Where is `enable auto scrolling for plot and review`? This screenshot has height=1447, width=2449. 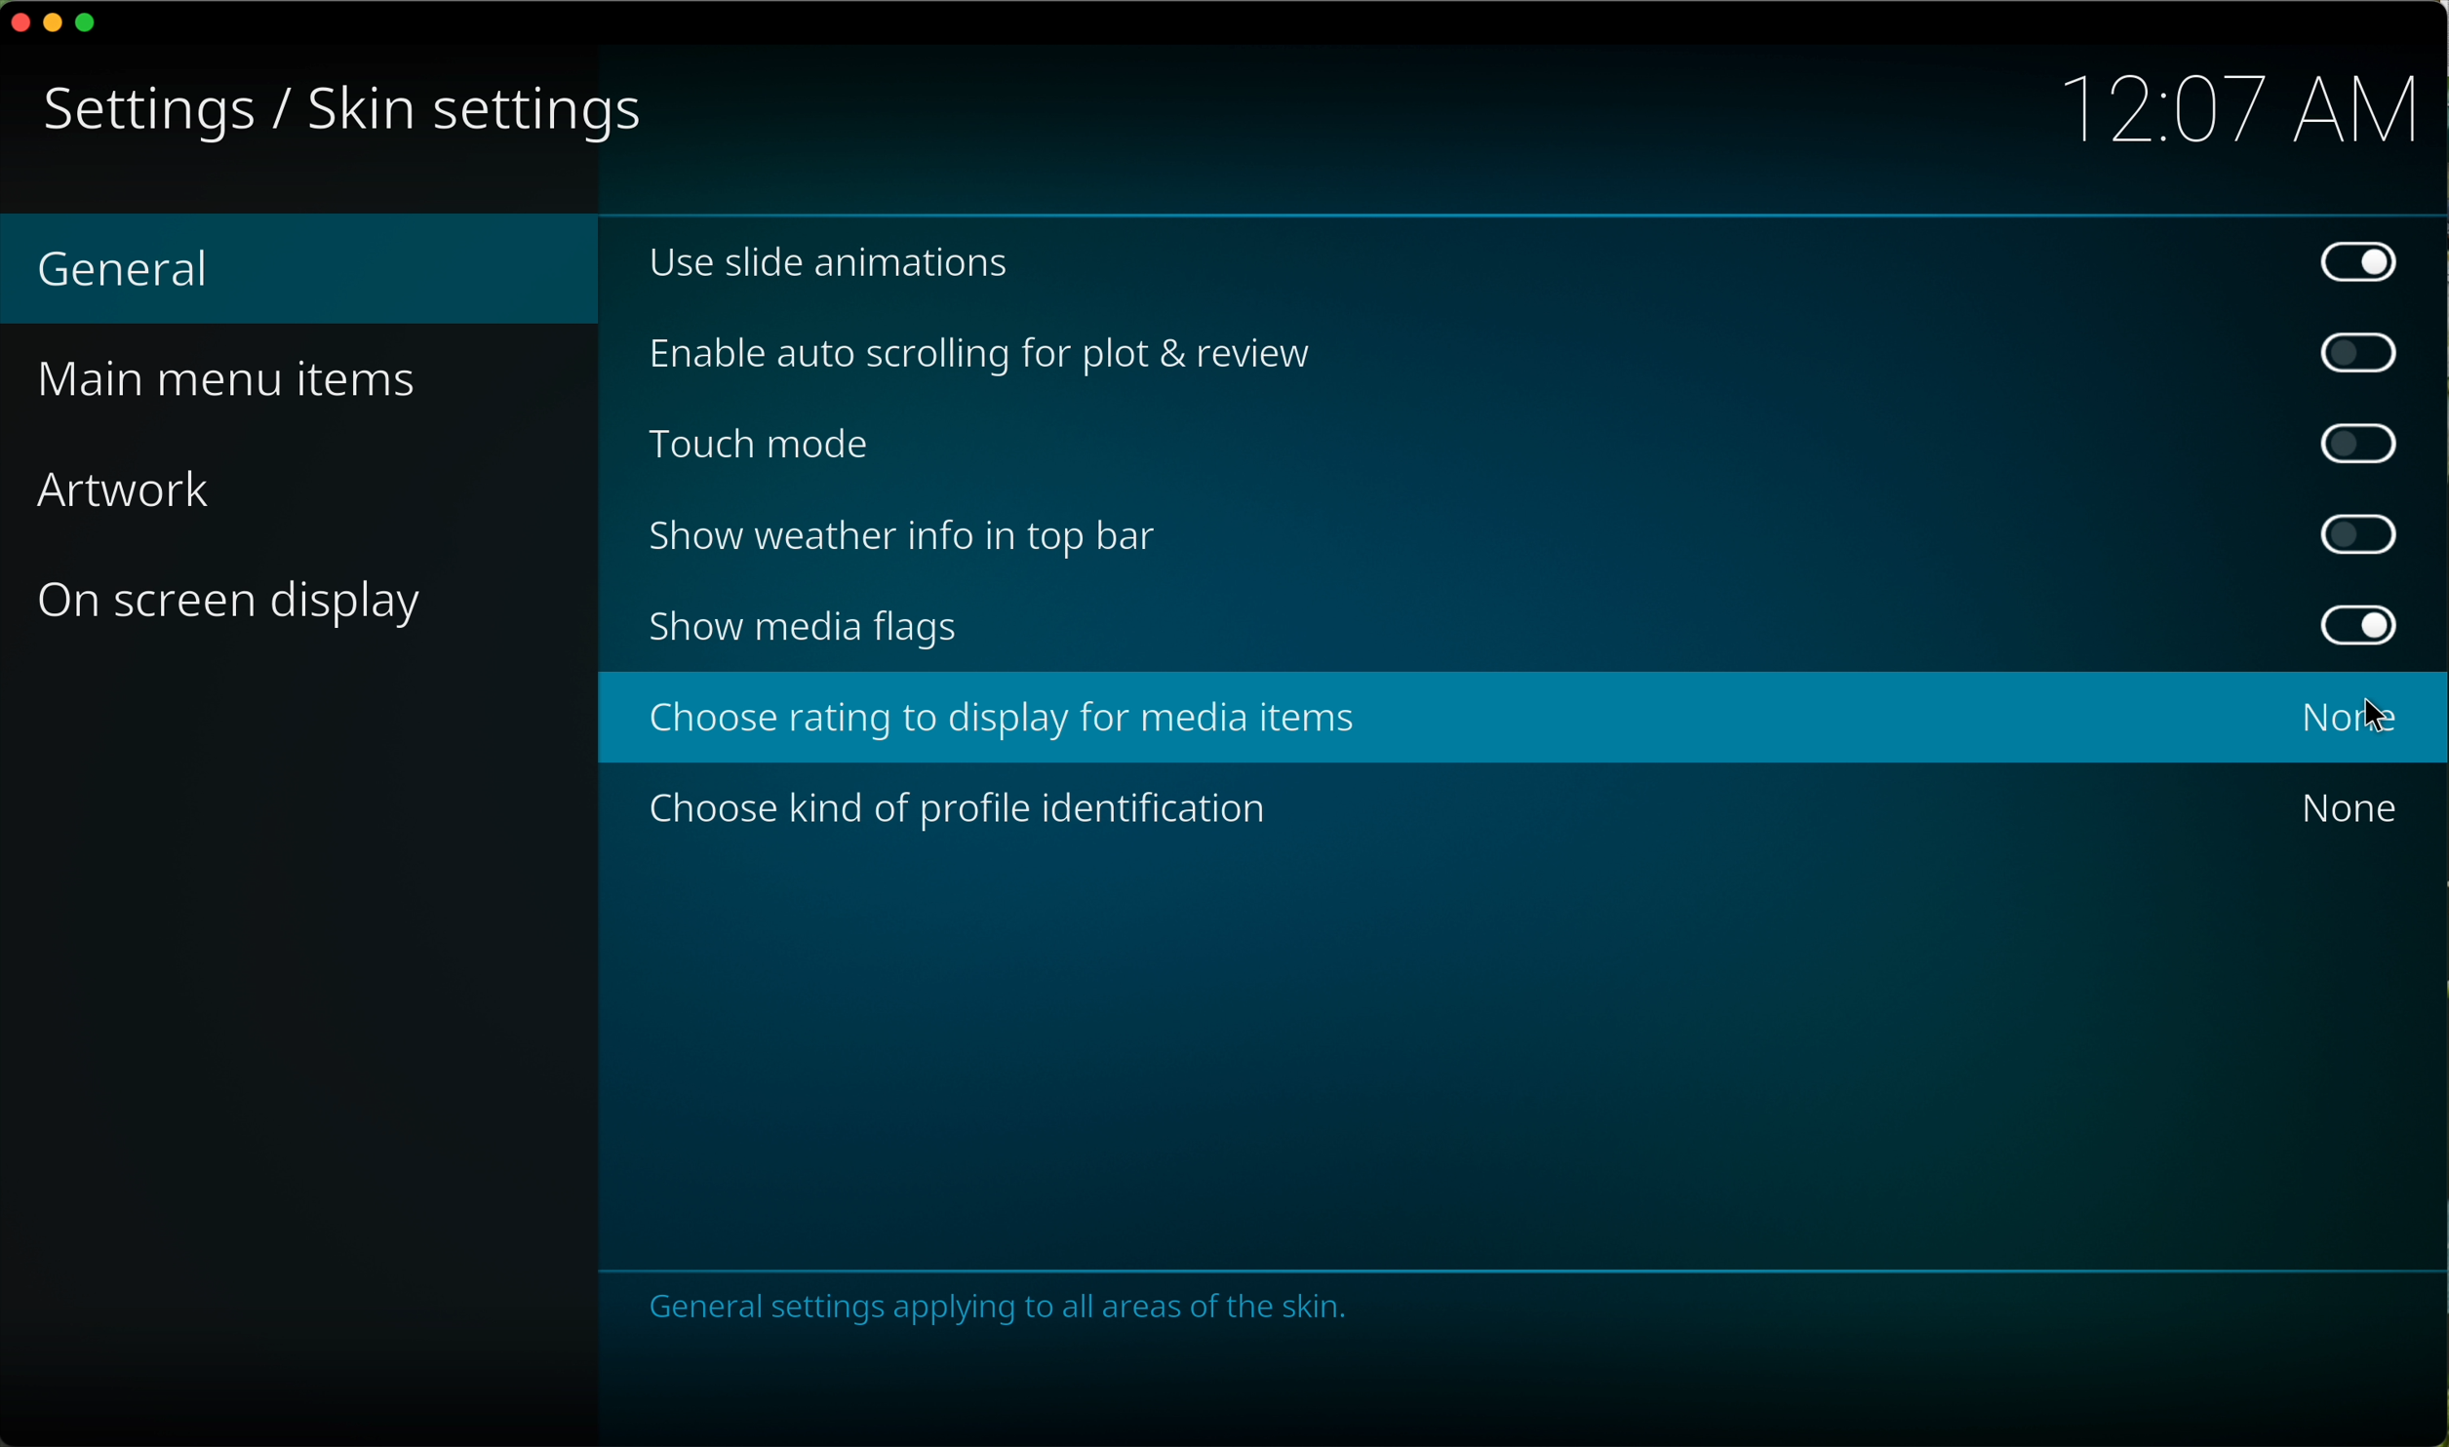 enable auto scrolling for plot and review is located at coordinates (1520, 355).